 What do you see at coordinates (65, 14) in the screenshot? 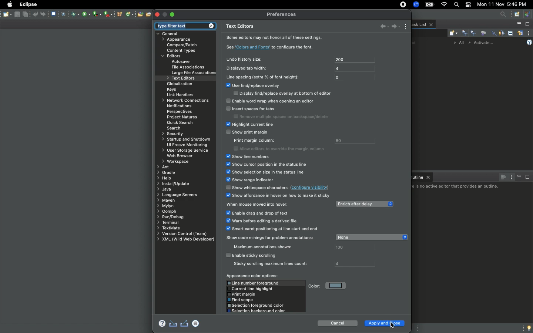
I see `Compass` at bounding box center [65, 14].